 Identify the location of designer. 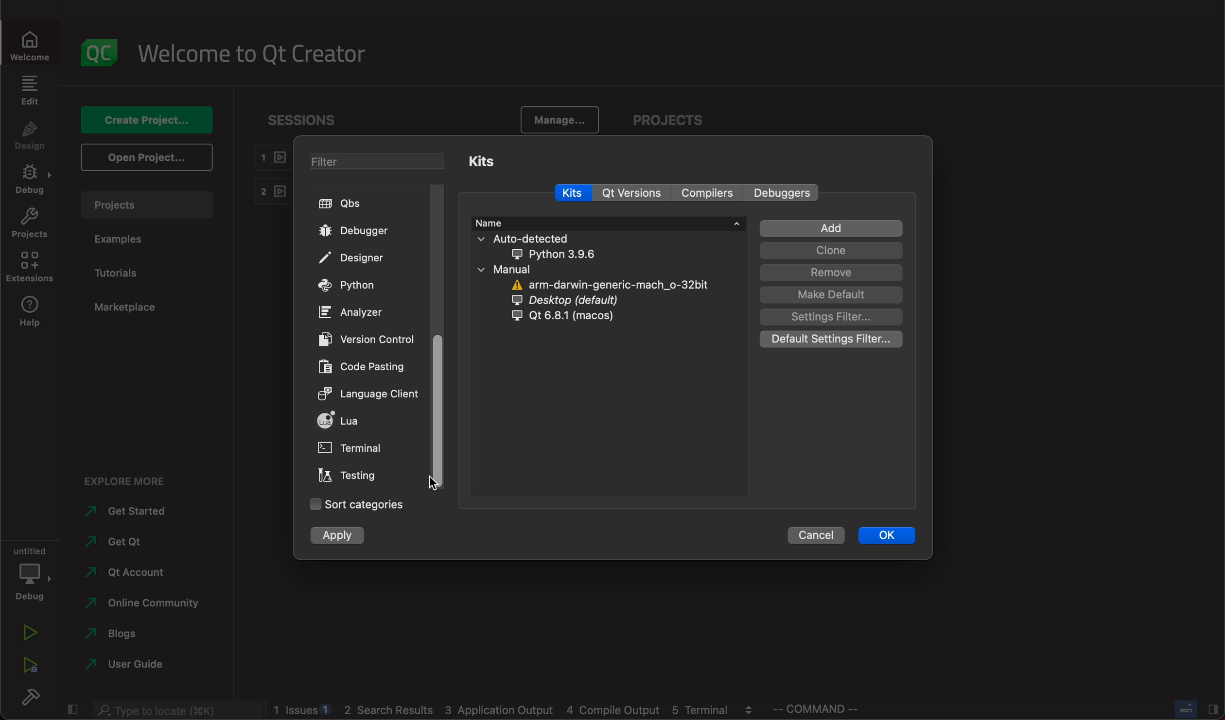
(356, 257).